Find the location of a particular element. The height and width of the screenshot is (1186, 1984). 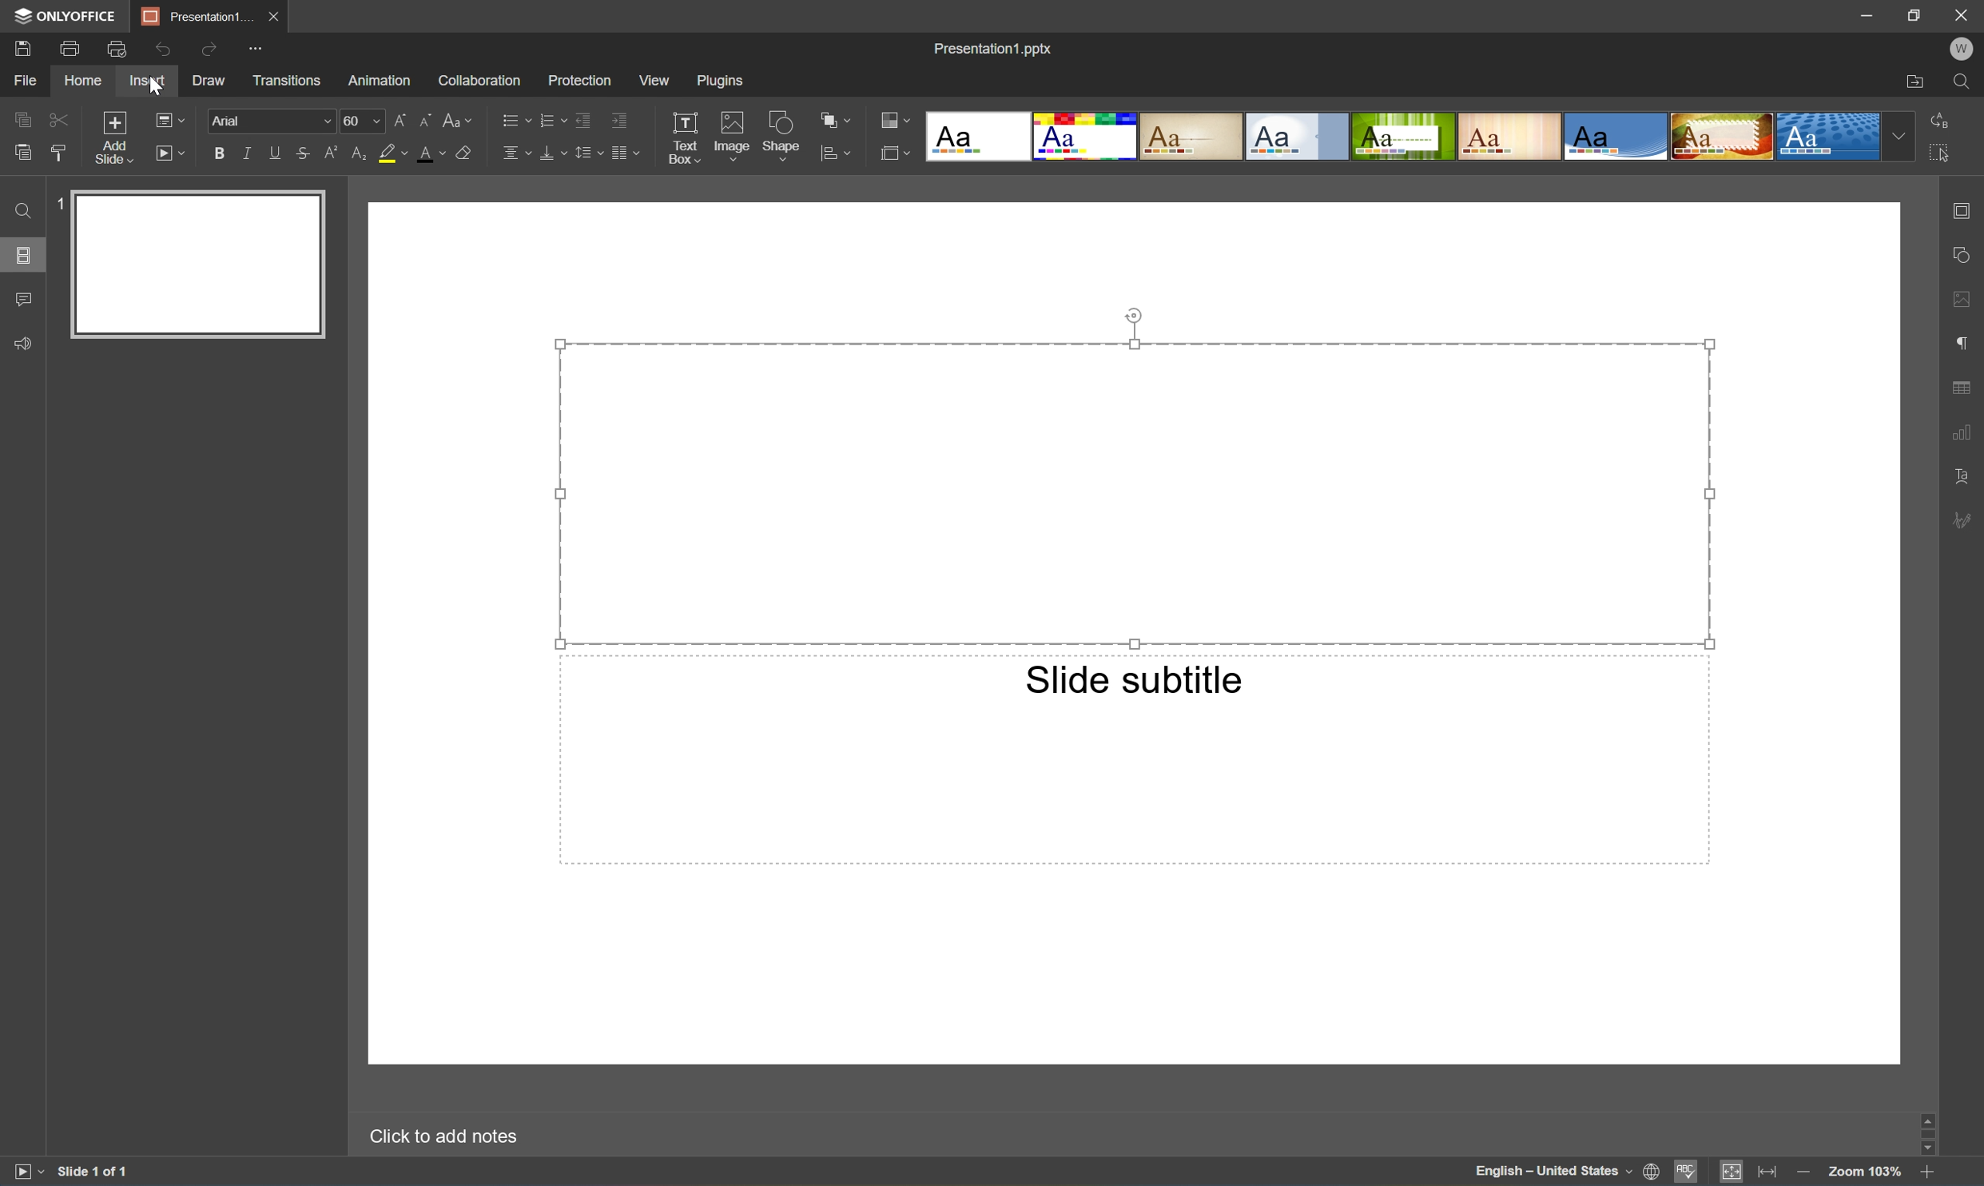

Cursor is located at coordinates (154, 83).